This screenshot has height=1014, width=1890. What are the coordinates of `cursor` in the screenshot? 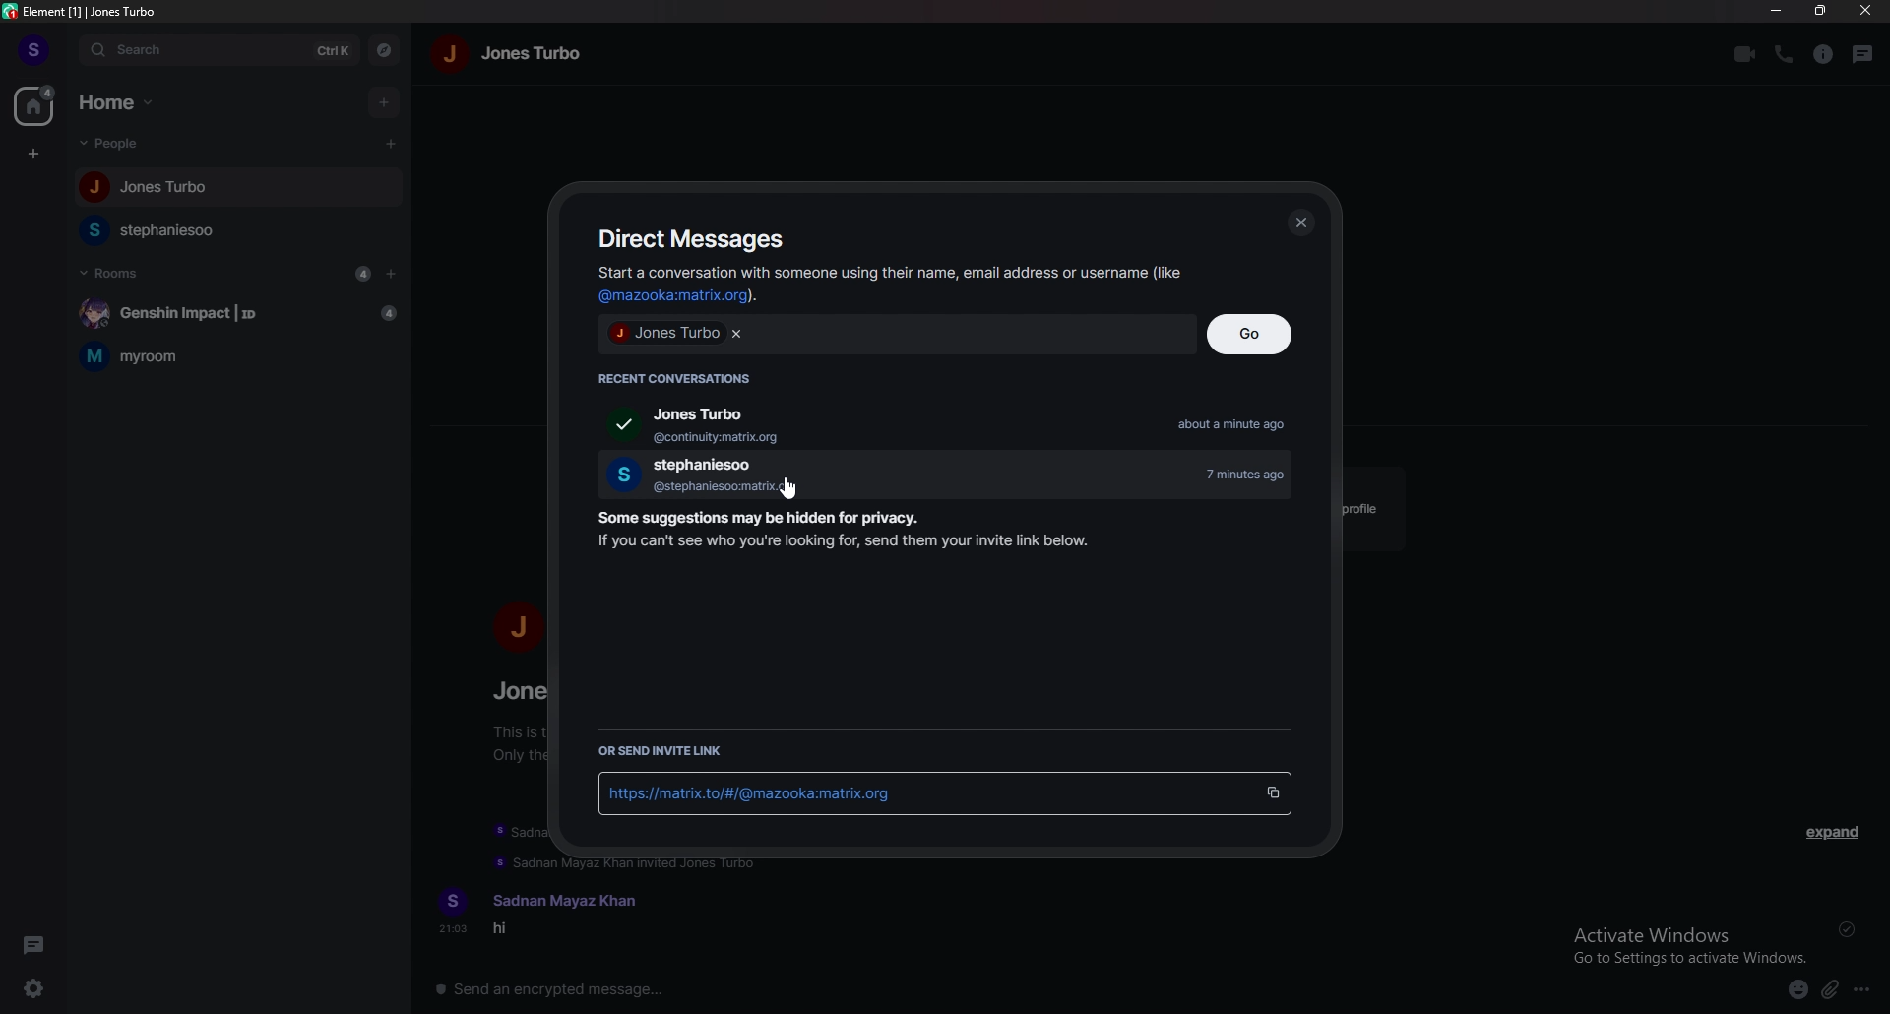 It's located at (388, 144).